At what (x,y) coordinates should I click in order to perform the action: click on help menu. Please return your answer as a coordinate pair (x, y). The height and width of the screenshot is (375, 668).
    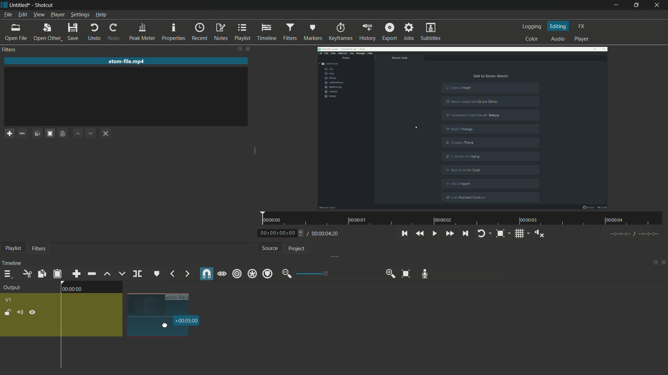
    Looking at the image, I should click on (101, 15).